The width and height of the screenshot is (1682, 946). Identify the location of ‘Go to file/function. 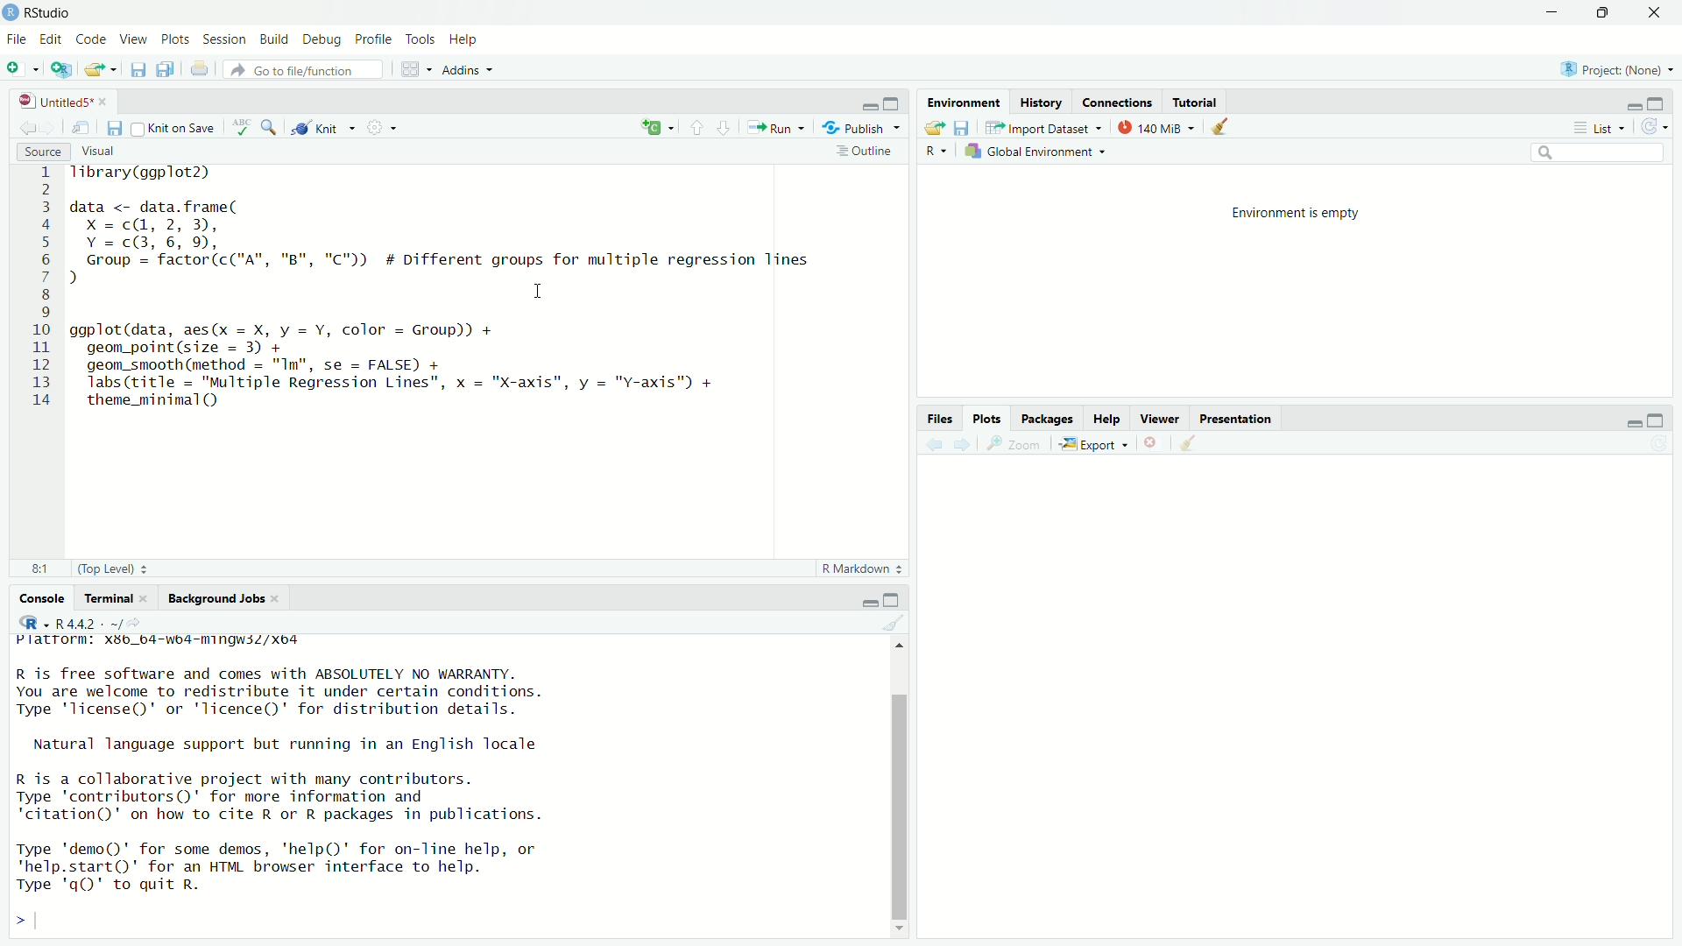
(300, 70).